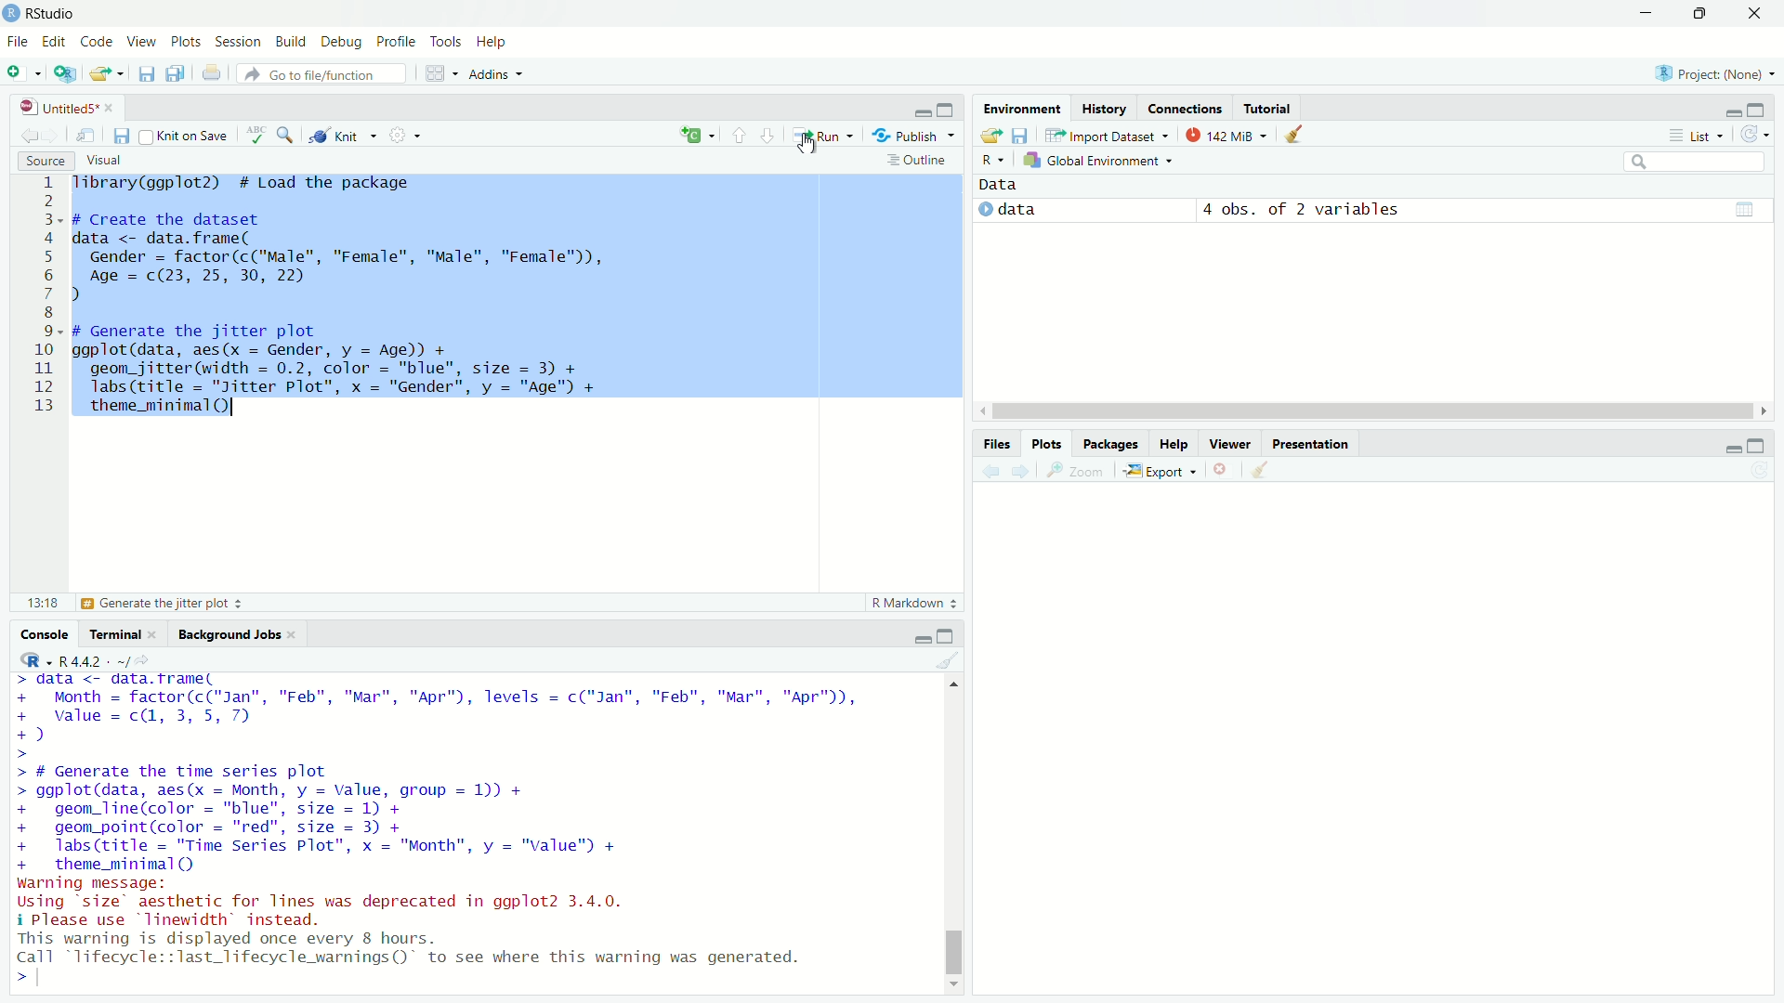 The image size is (1784, 1003). Describe the element at coordinates (1730, 108) in the screenshot. I see `minimize` at that location.